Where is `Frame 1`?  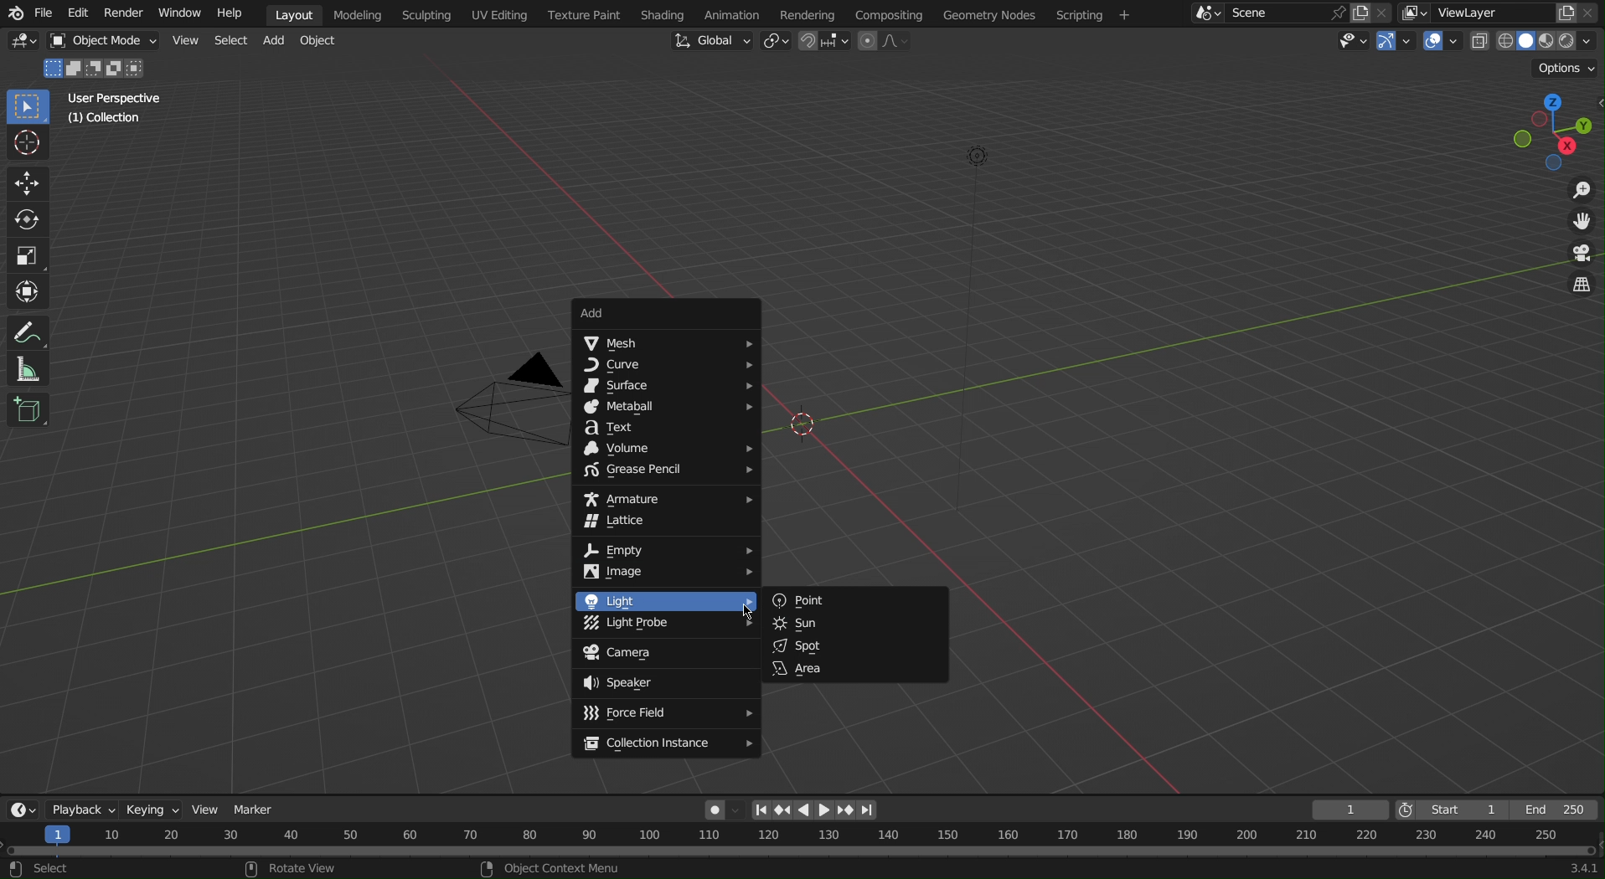 Frame 1 is located at coordinates (1352, 810).